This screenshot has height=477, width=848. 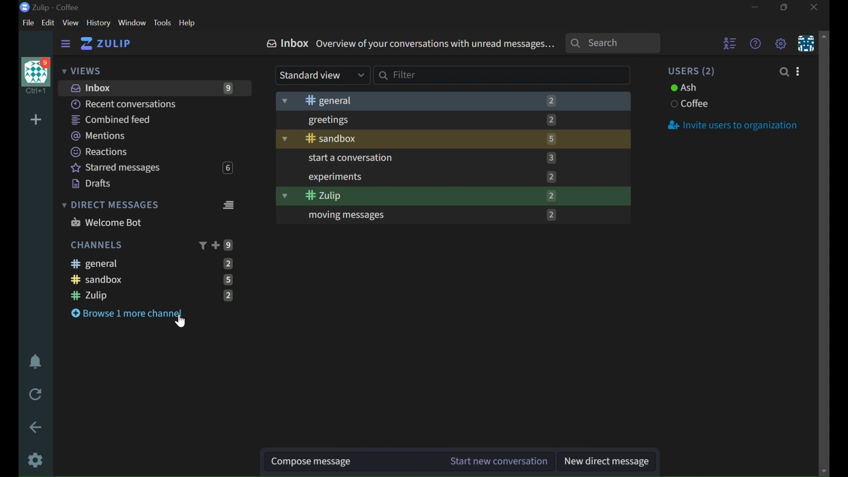 I want to click on GO BACK, so click(x=37, y=427).